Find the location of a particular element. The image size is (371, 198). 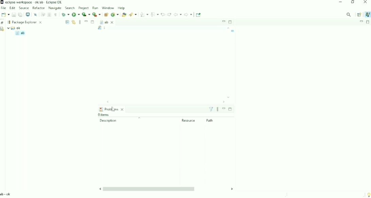

Horizontal scrollbar is located at coordinates (166, 189).